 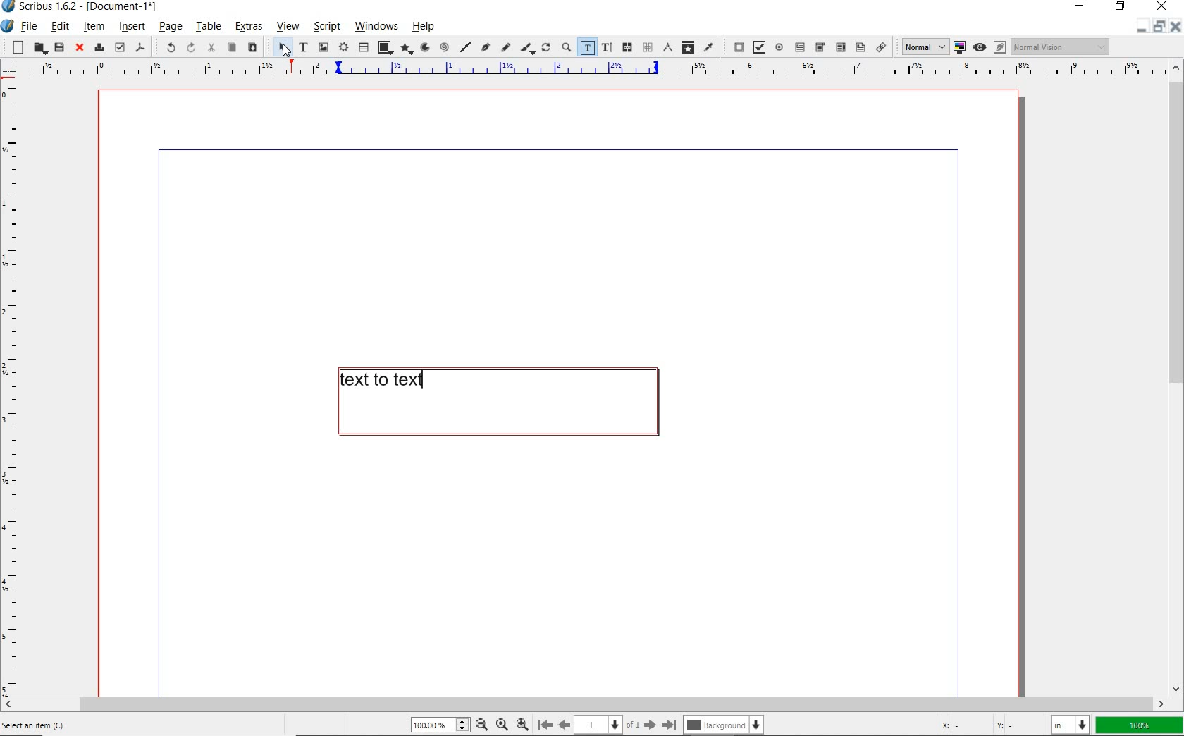 I want to click on Bezier curve, so click(x=485, y=49).